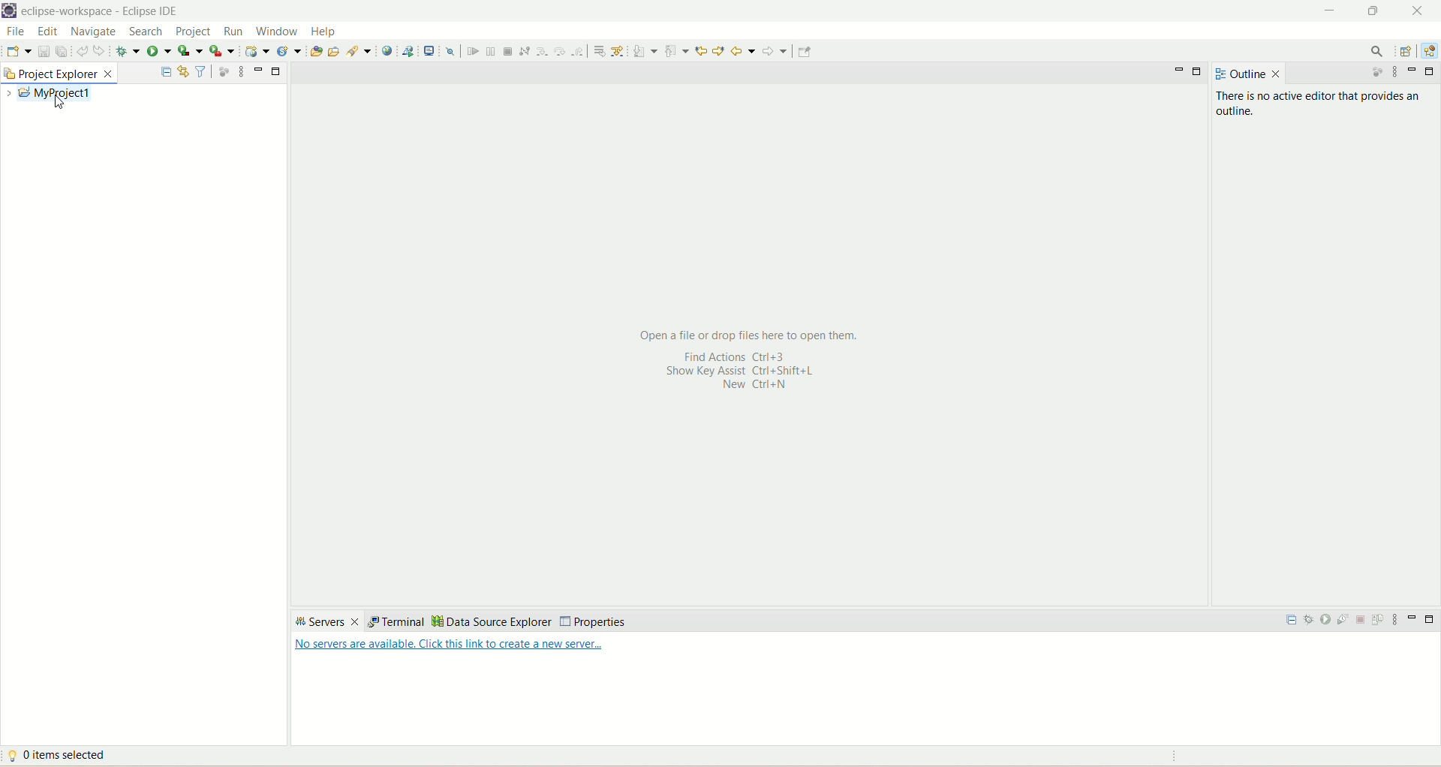 This screenshot has width=1441, height=767. What do you see at coordinates (430, 50) in the screenshot?
I see `open a terminal` at bounding box center [430, 50].